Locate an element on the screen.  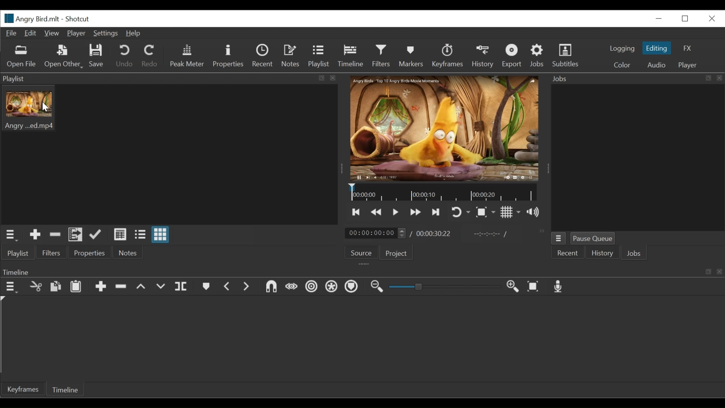
Undo is located at coordinates (126, 56).